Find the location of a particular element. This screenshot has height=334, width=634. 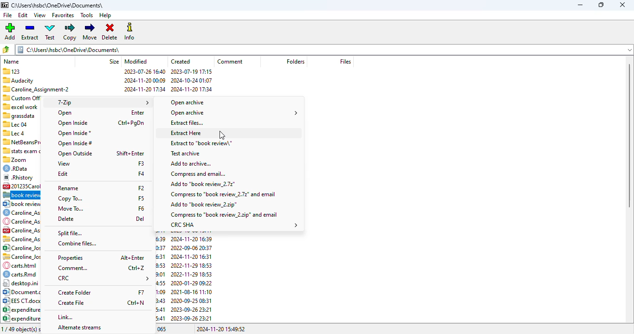

files is located at coordinates (345, 62).